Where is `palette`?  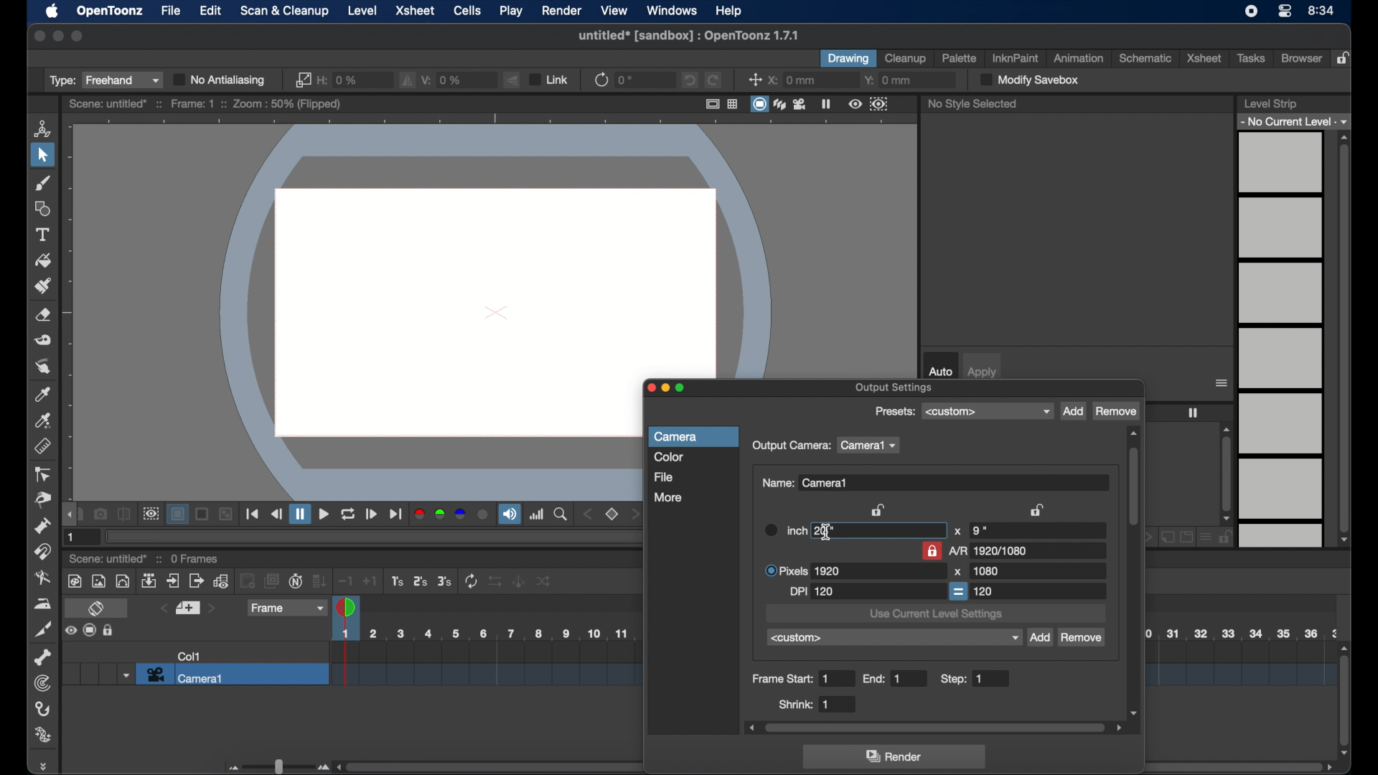 palette is located at coordinates (960, 57).